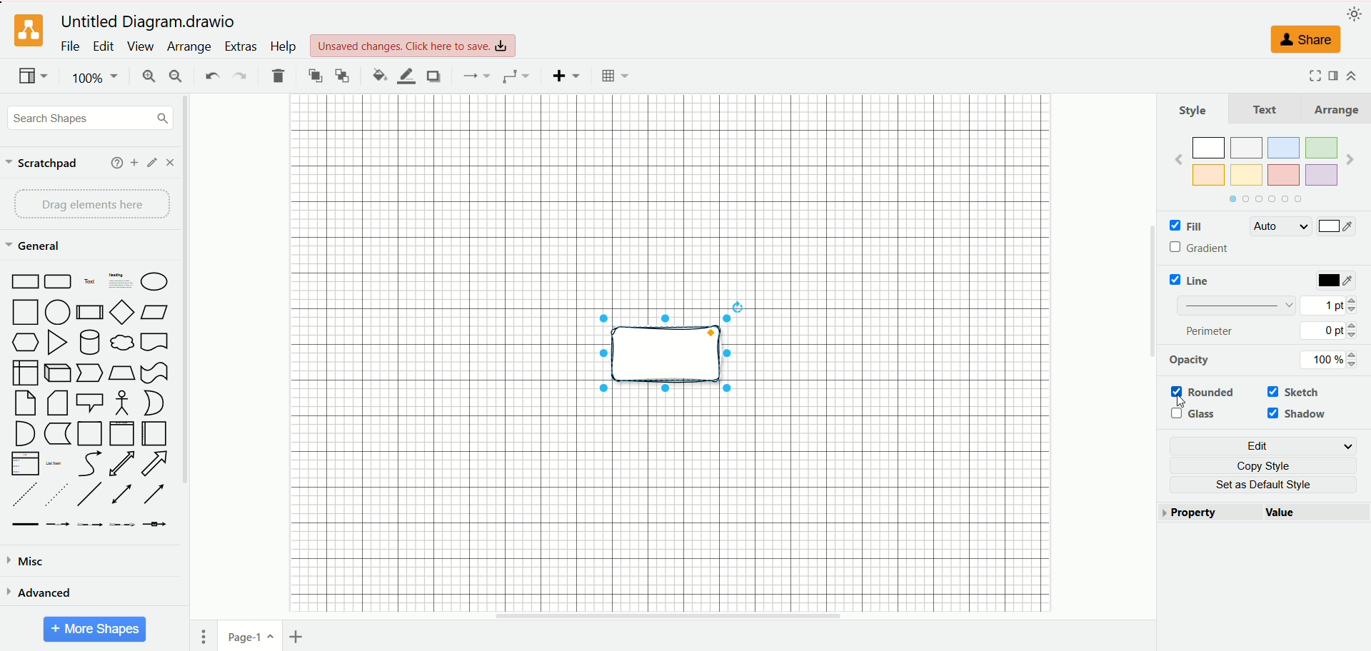  What do you see at coordinates (342, 75) in the screenshot?
I see `to back` at bounding box center [342, 75].